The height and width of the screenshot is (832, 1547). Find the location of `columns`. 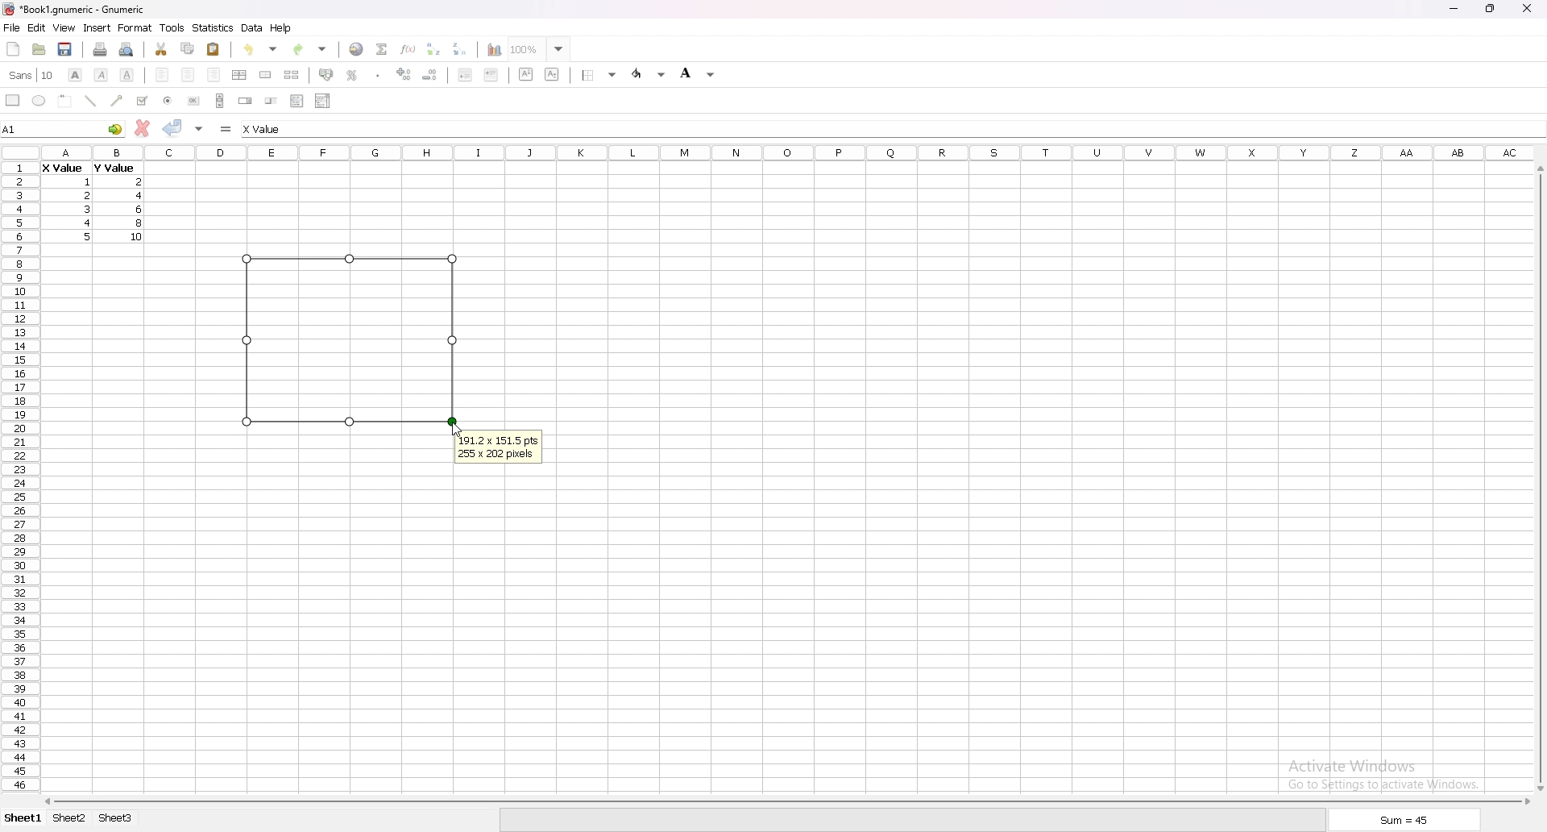

columns is located at coordinates (788, 151).